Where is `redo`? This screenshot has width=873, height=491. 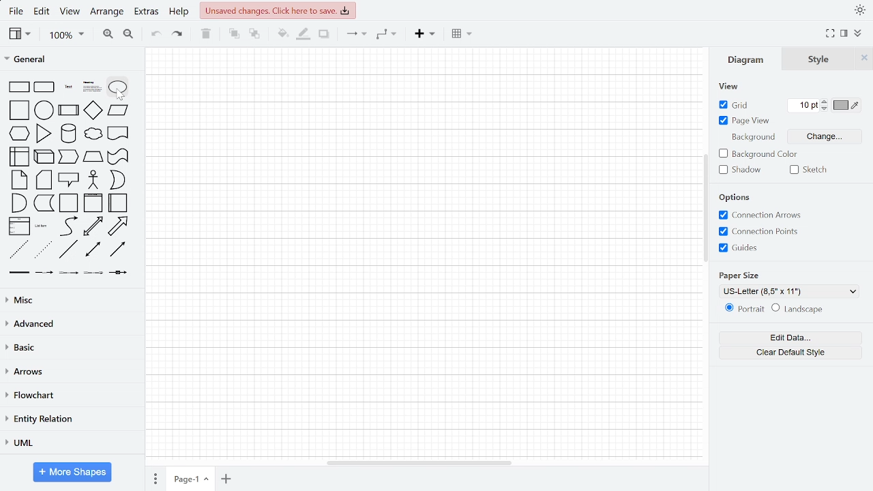
redo is located at coordinates (177, 34).